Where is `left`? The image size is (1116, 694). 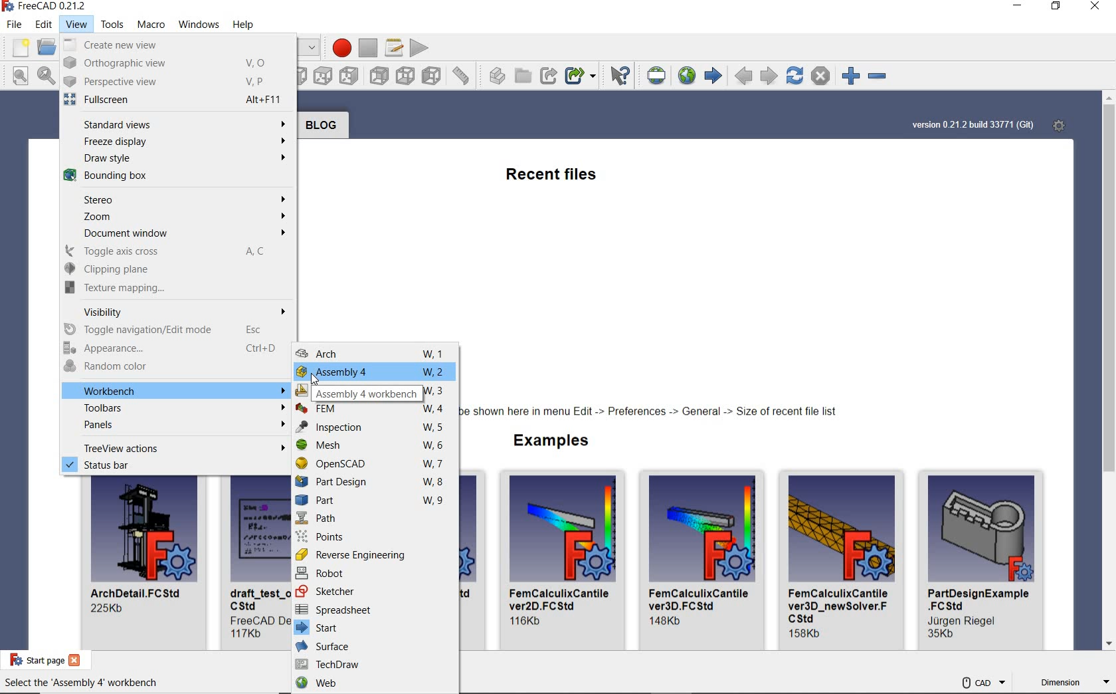 left is located at coordinates (432, 76).